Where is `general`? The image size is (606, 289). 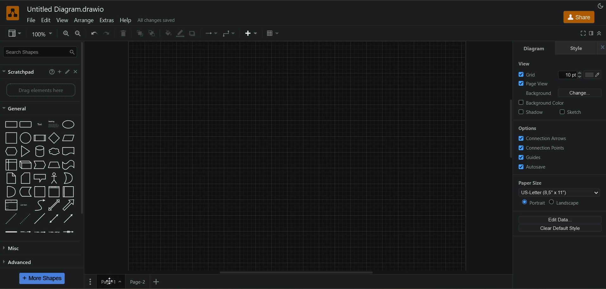
general is located at coordinates (19, 108).